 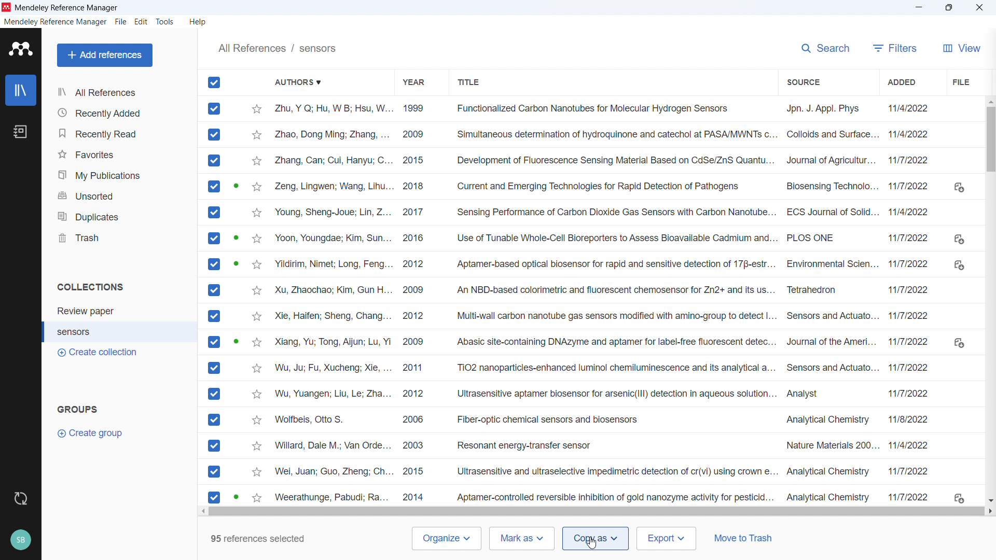 I want to click on Scroll right, so click(x=990, y=511).